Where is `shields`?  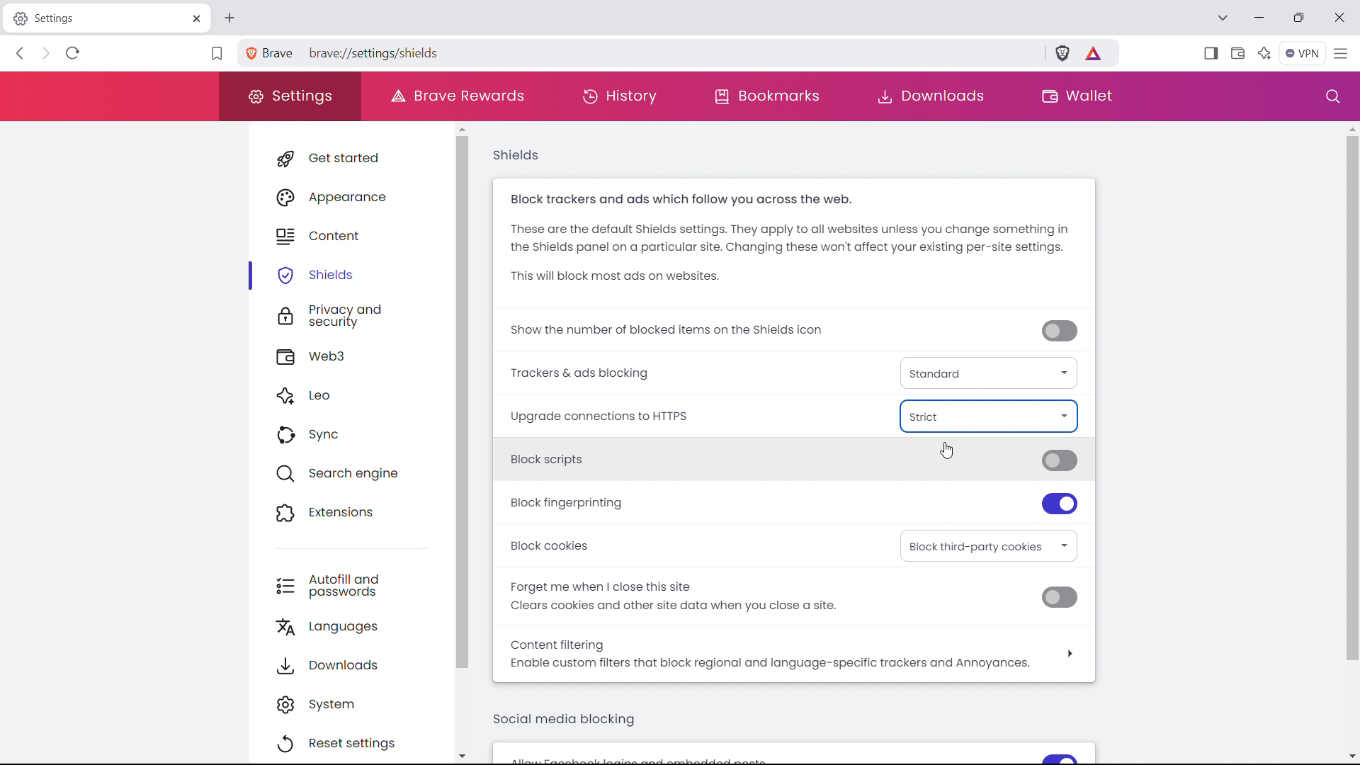 shields is located at coordinates (517, 156).